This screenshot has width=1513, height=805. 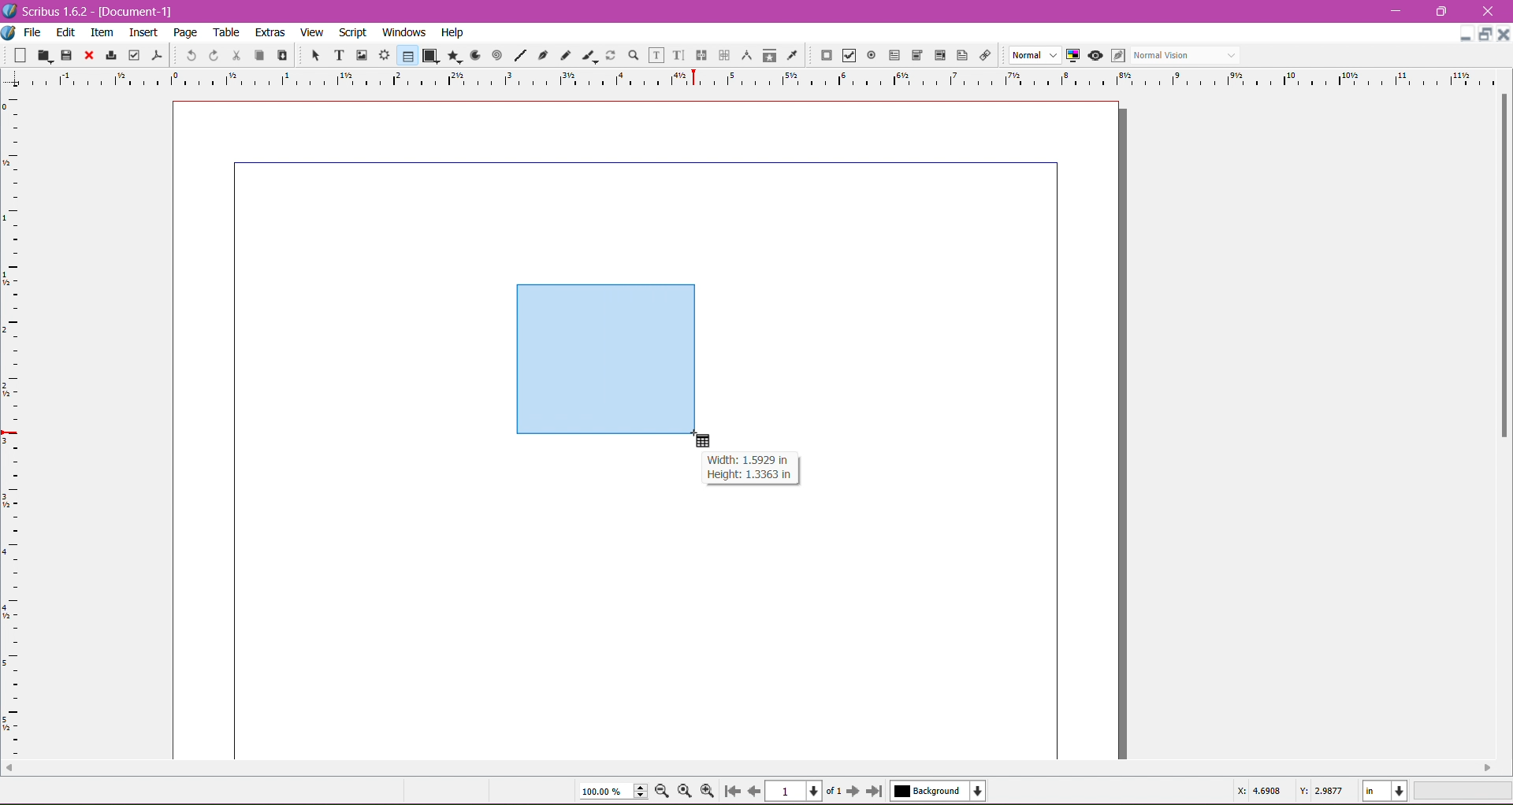 What do you see at coordinates (769, 54) in the screenshot?
I see `Copy Item Properties` at bounding box center [769, 54].